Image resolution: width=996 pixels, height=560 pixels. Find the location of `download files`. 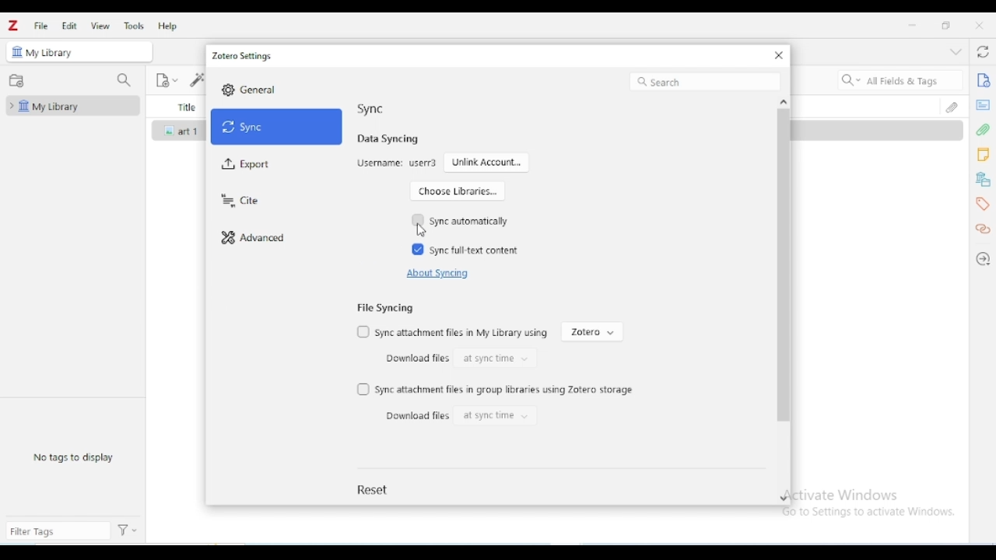

download files is located at coordinates (417, 415).